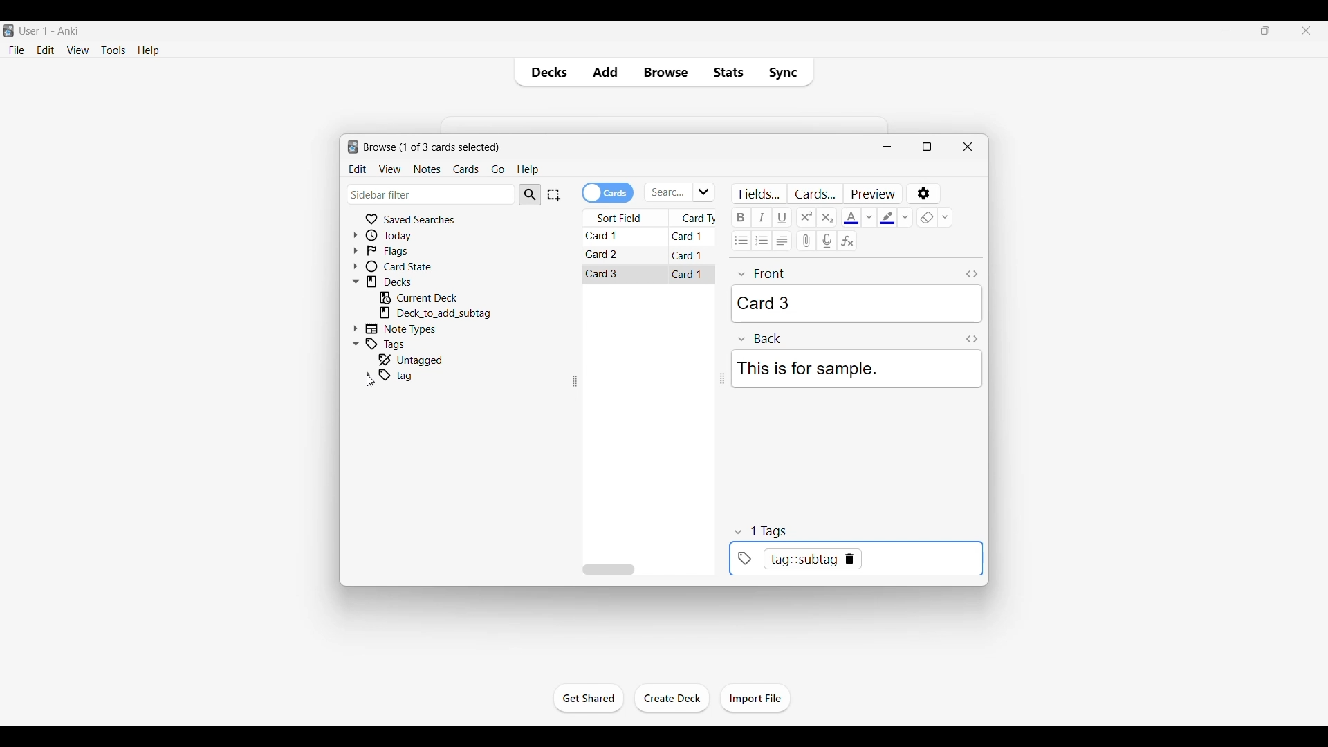 This screenshot has height=747, width=1328. What do you see at coordinates (688, 237) in the screenshot?
I see `Card 1` at bounding box center [688, 237].